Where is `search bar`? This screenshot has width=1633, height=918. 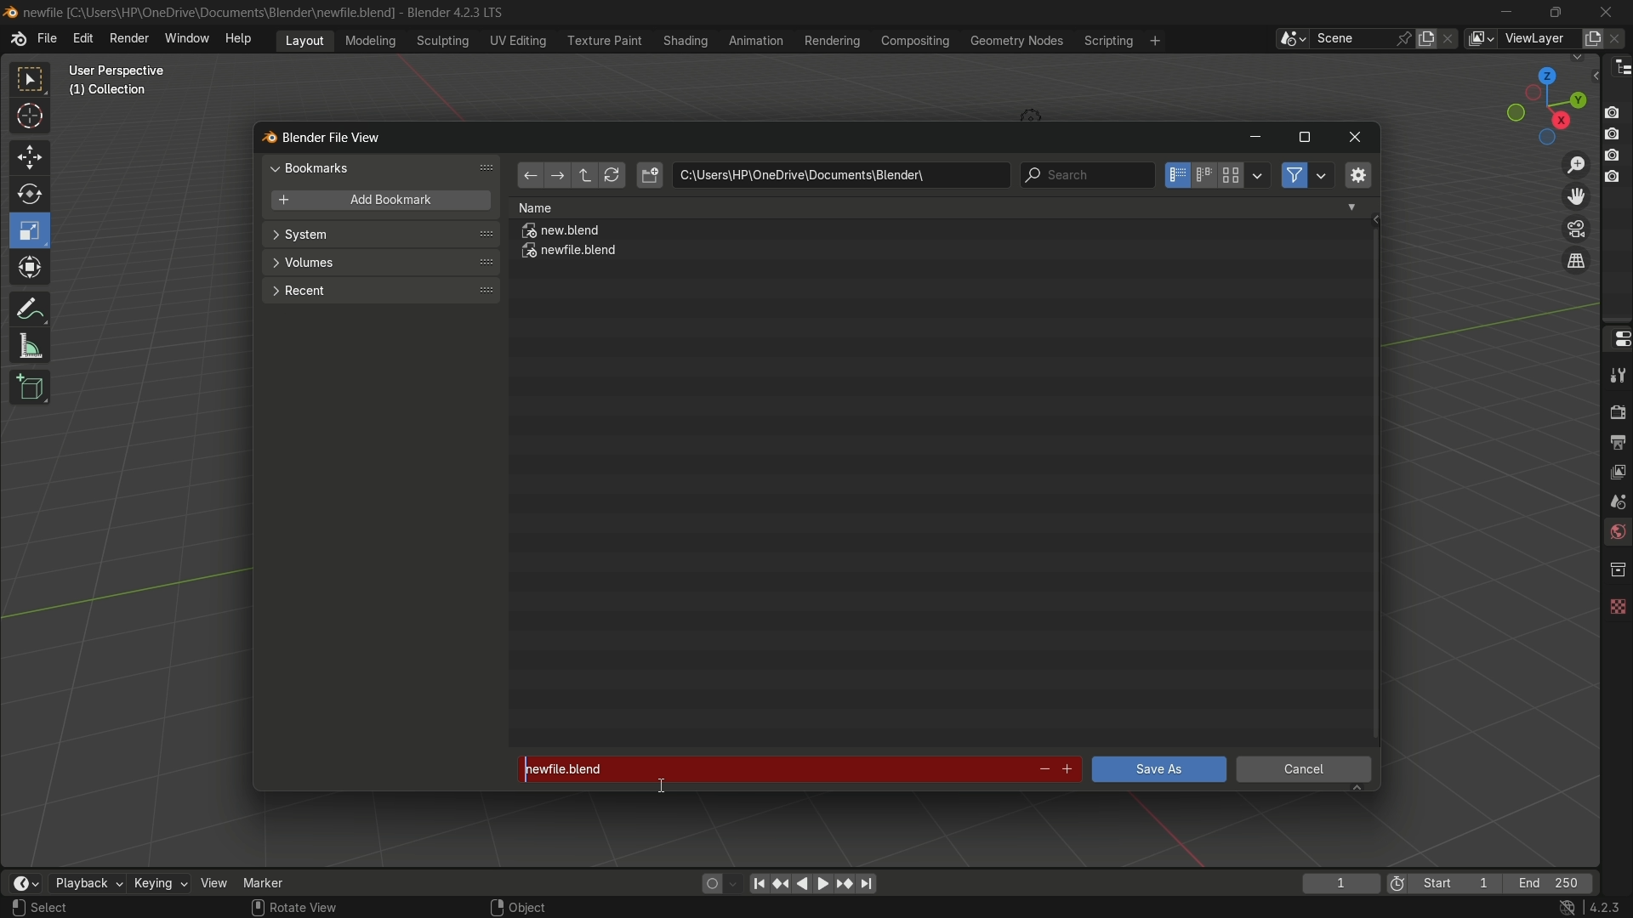 search bar is located at coordinates (1086, 175).